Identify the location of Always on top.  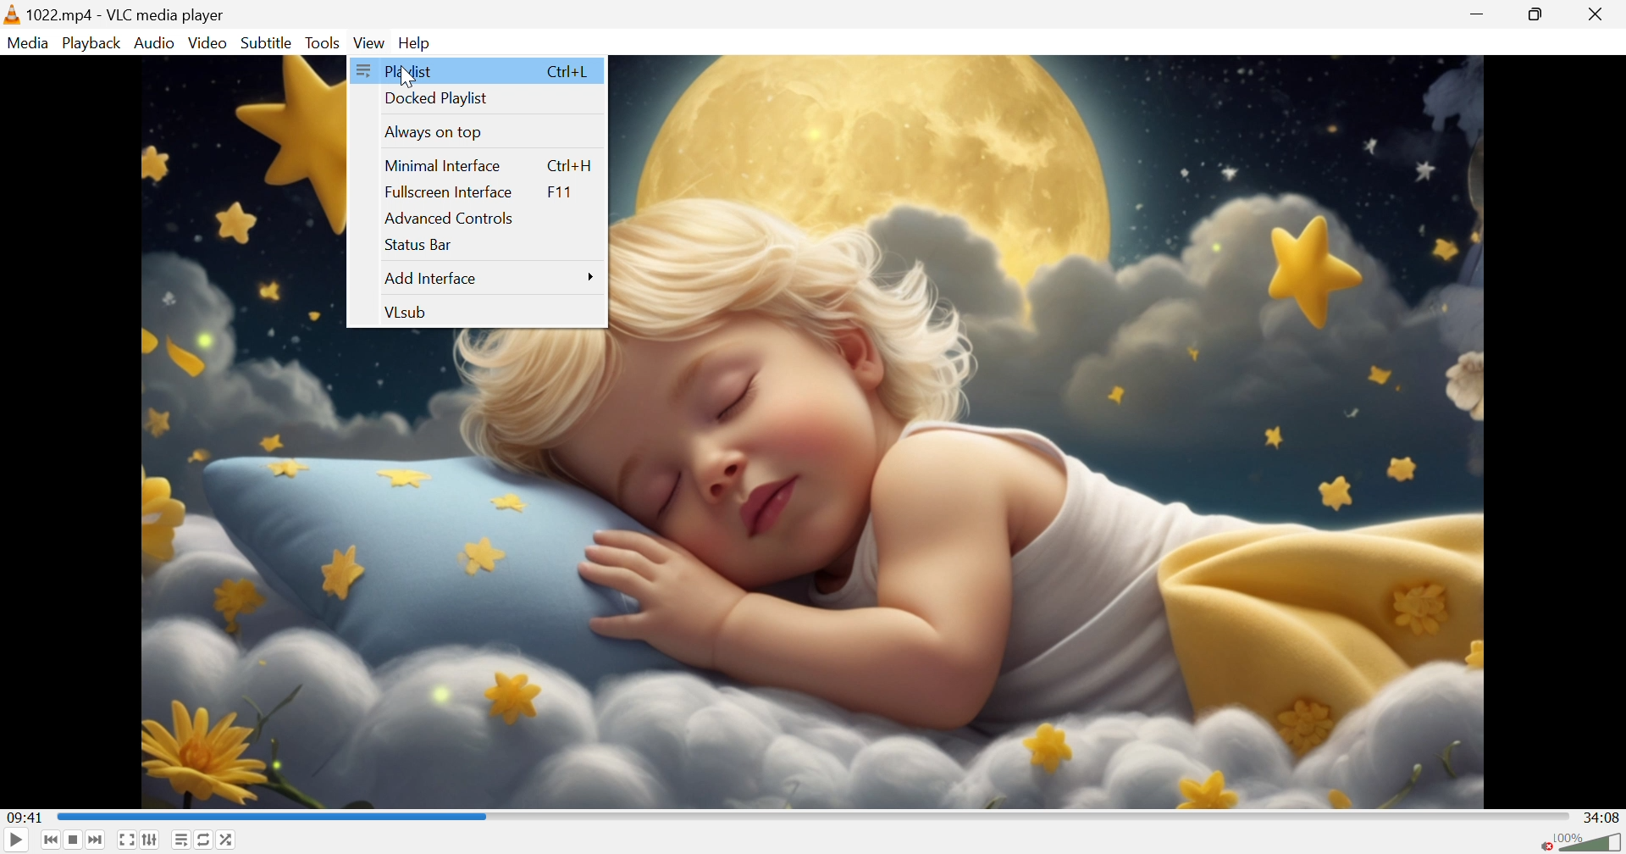
(434, 133).